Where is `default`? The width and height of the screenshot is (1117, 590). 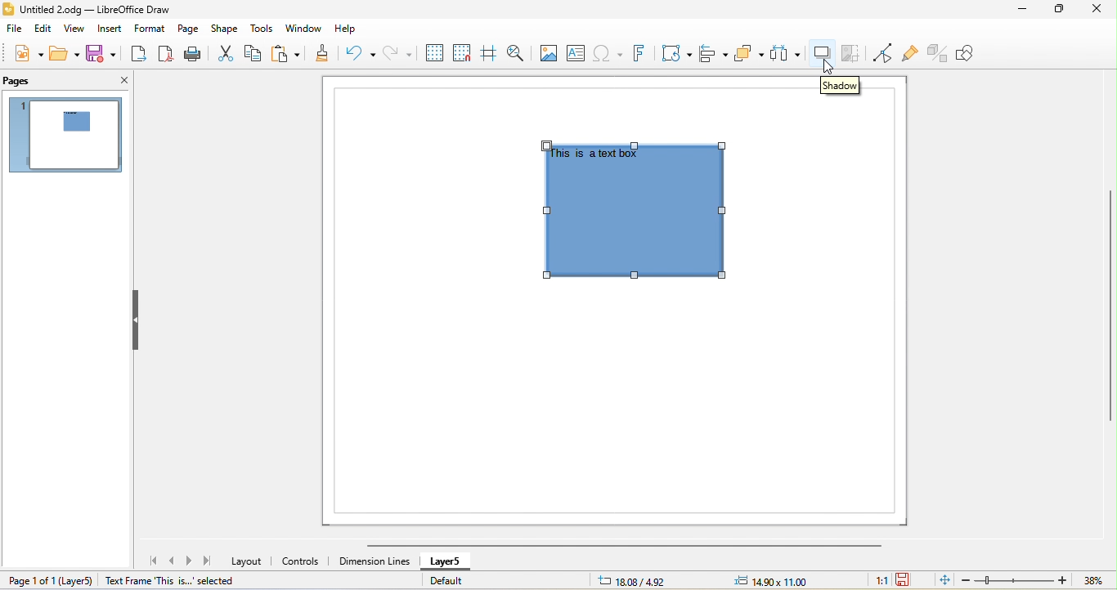 default is located at coordinates (445, 581).